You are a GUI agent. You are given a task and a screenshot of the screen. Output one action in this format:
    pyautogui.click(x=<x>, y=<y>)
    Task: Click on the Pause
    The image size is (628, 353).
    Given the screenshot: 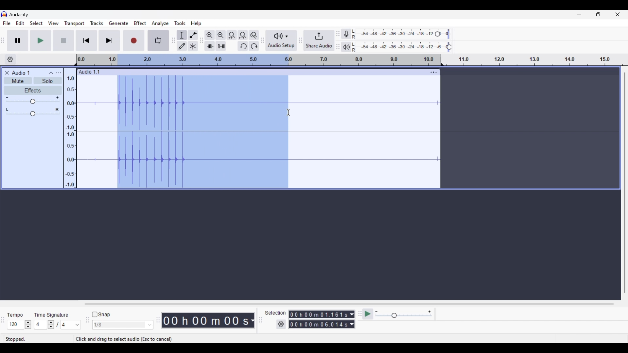 What is the action you would take?
    pyautogui.click(x=18, y=41)
    